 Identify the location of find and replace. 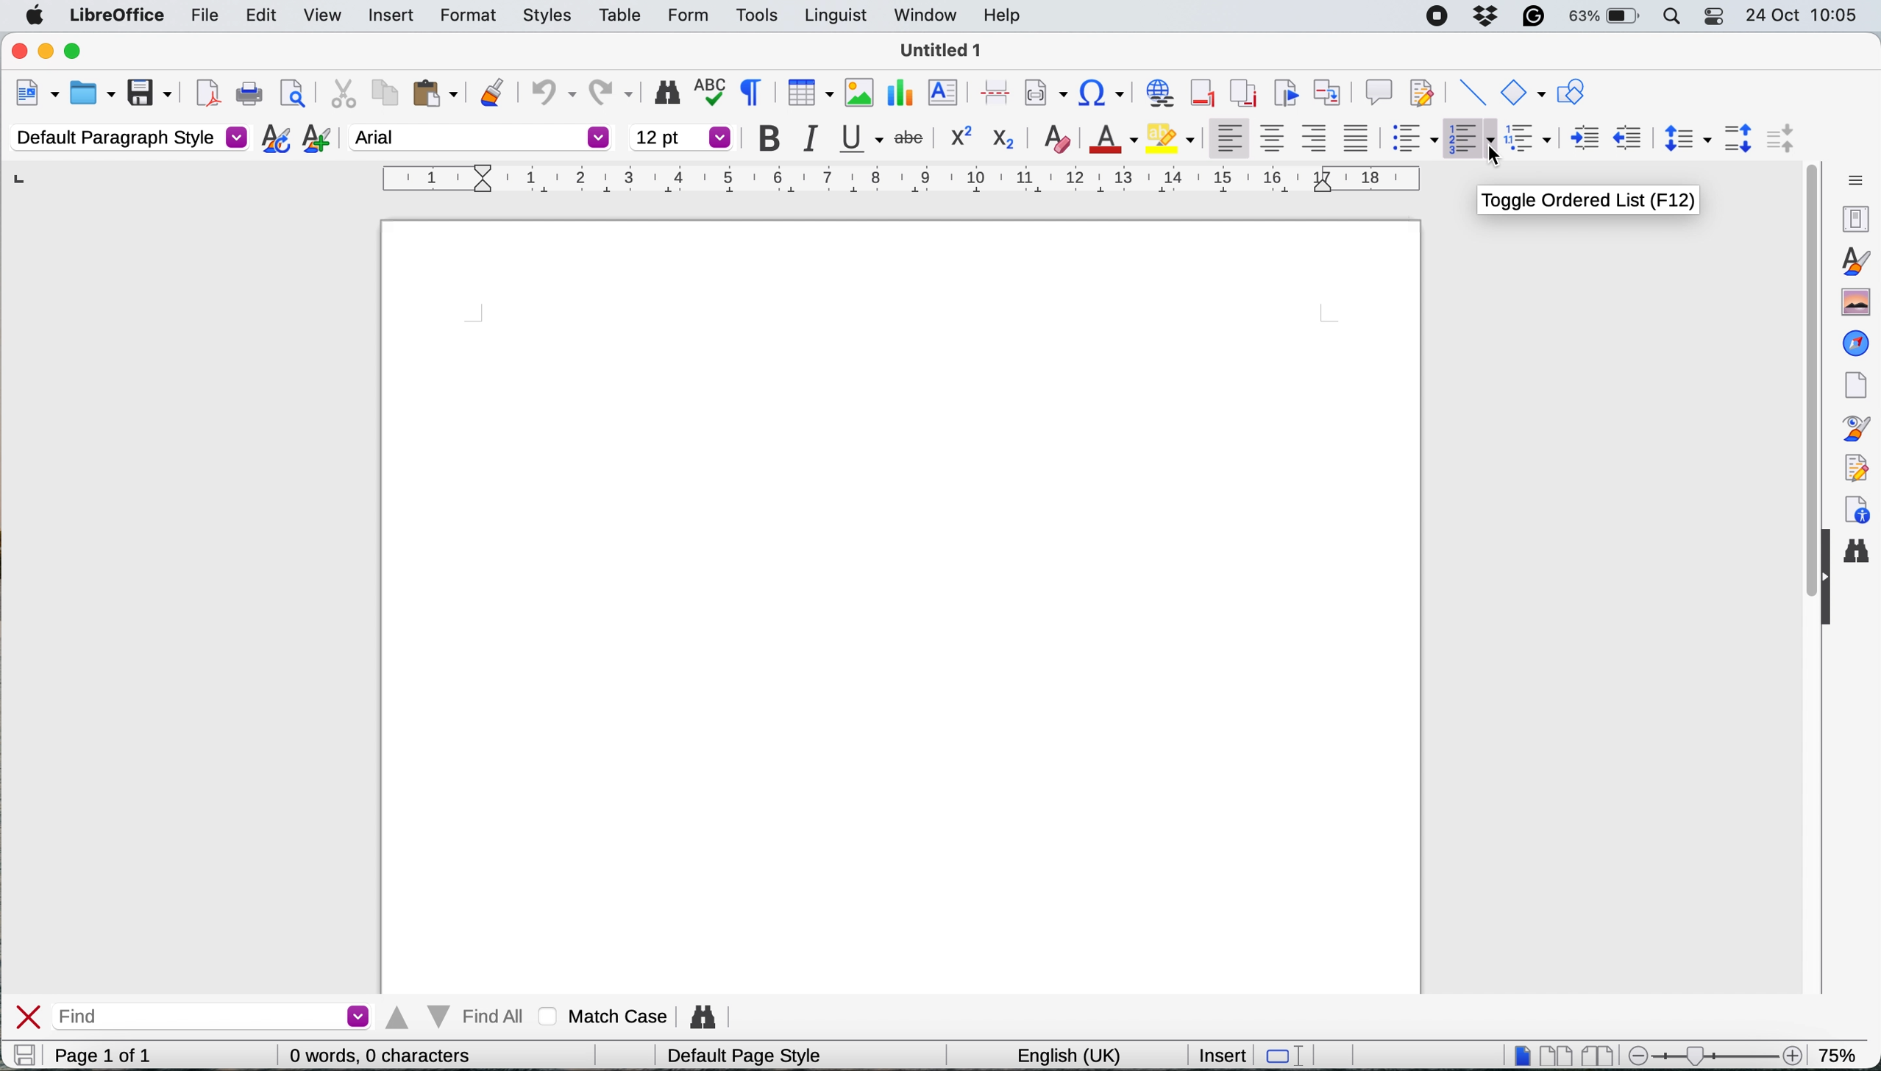
(1860, 555).